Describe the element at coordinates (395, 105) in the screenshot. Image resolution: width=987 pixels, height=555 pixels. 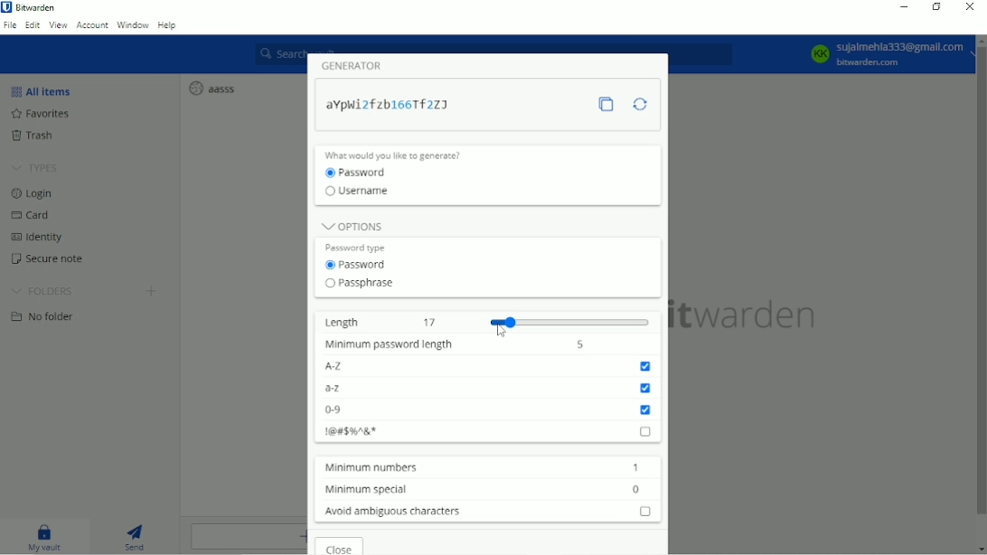
I see `Password` at that location.